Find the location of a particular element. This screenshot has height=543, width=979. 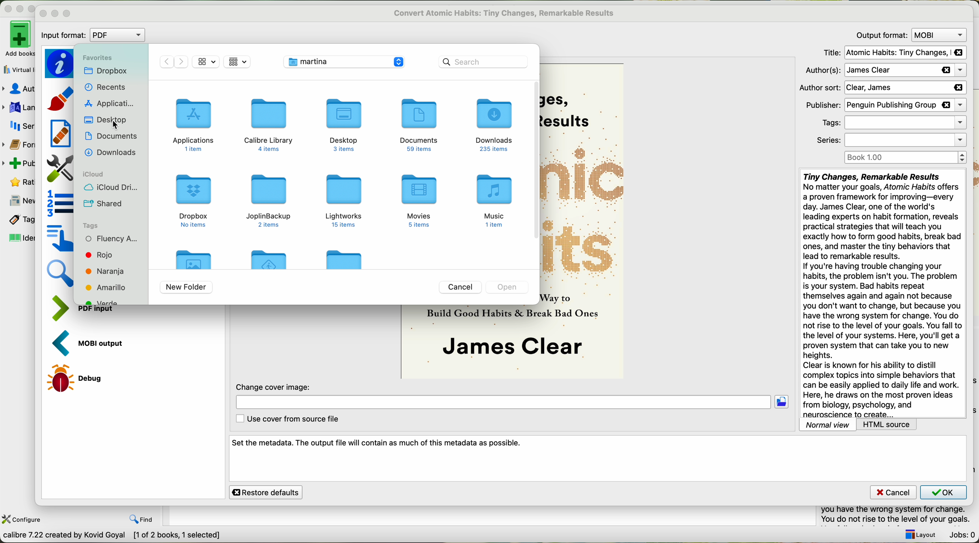

orange tag is located at coordinates (105, 272).